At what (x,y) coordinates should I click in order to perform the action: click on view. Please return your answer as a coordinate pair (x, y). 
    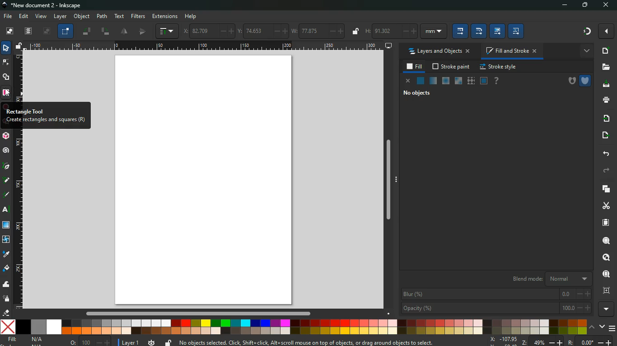
    Looking at the image, I should click on (41, 16).